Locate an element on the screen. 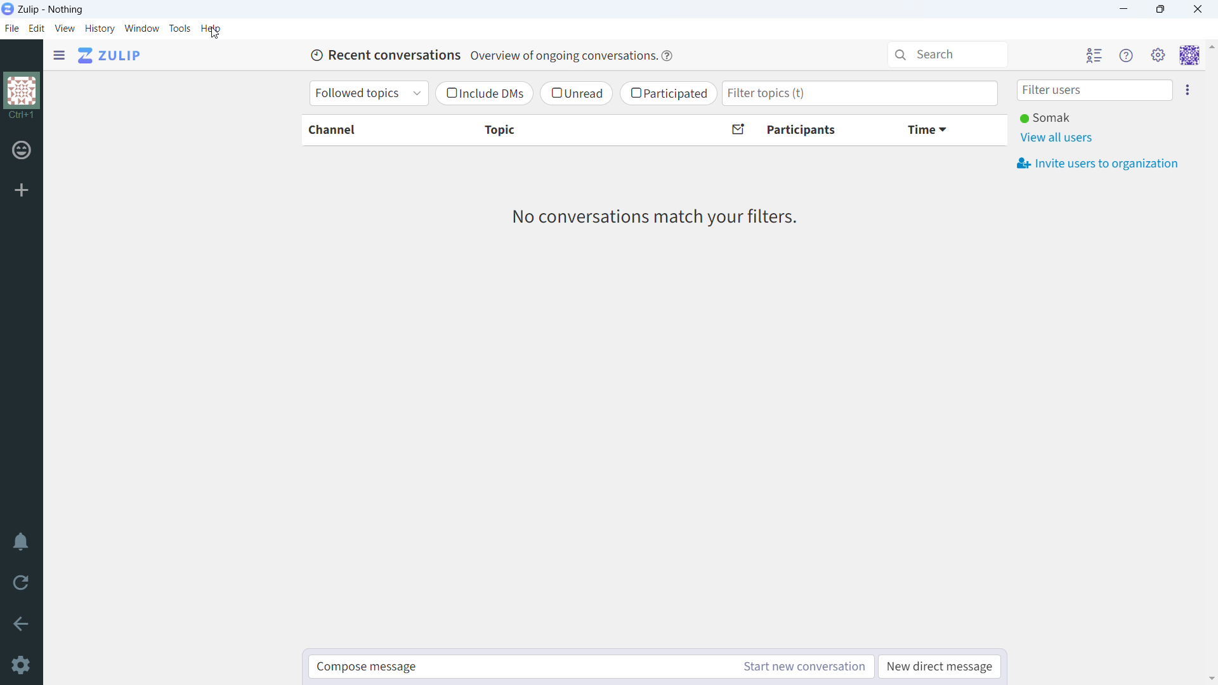 Image resolution: width=1218 pixels, height=685 pixels. include DMs is located at coordinates (483, 94).